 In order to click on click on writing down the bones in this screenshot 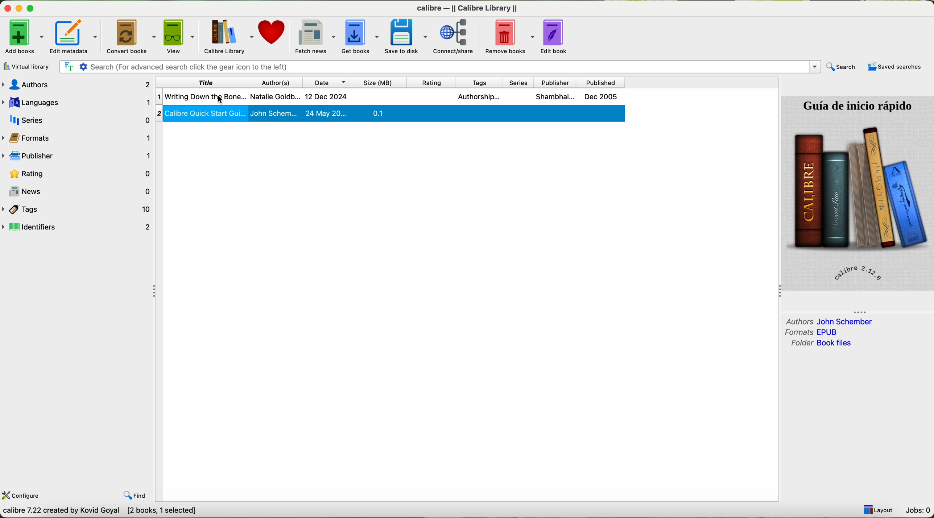, I will do `click(390, 97)`.